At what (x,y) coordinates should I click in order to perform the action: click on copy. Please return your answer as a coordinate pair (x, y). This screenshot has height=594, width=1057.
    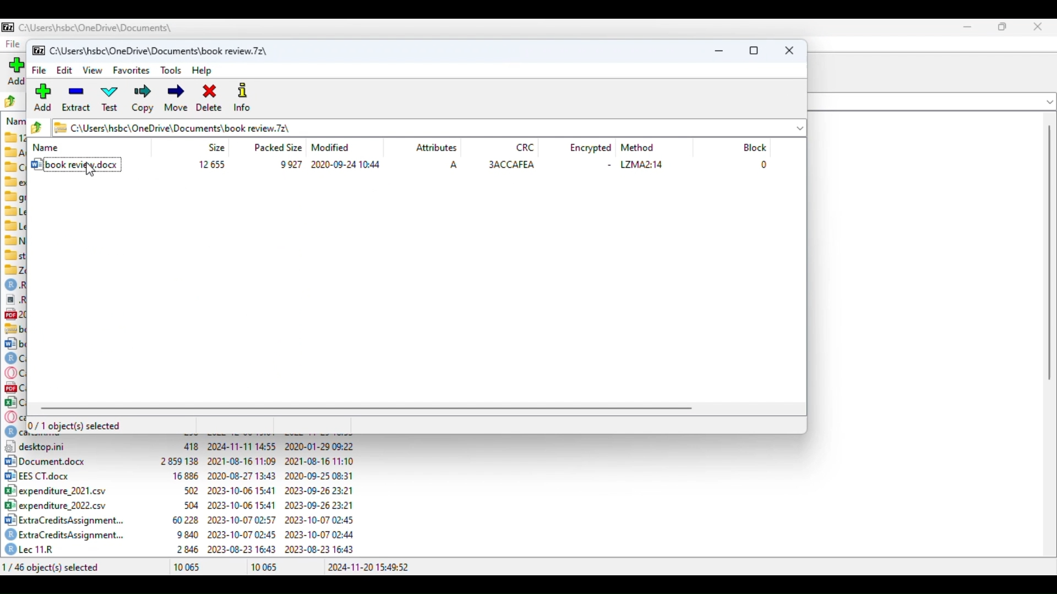
    Looking at the image, I should click on (143, 99).